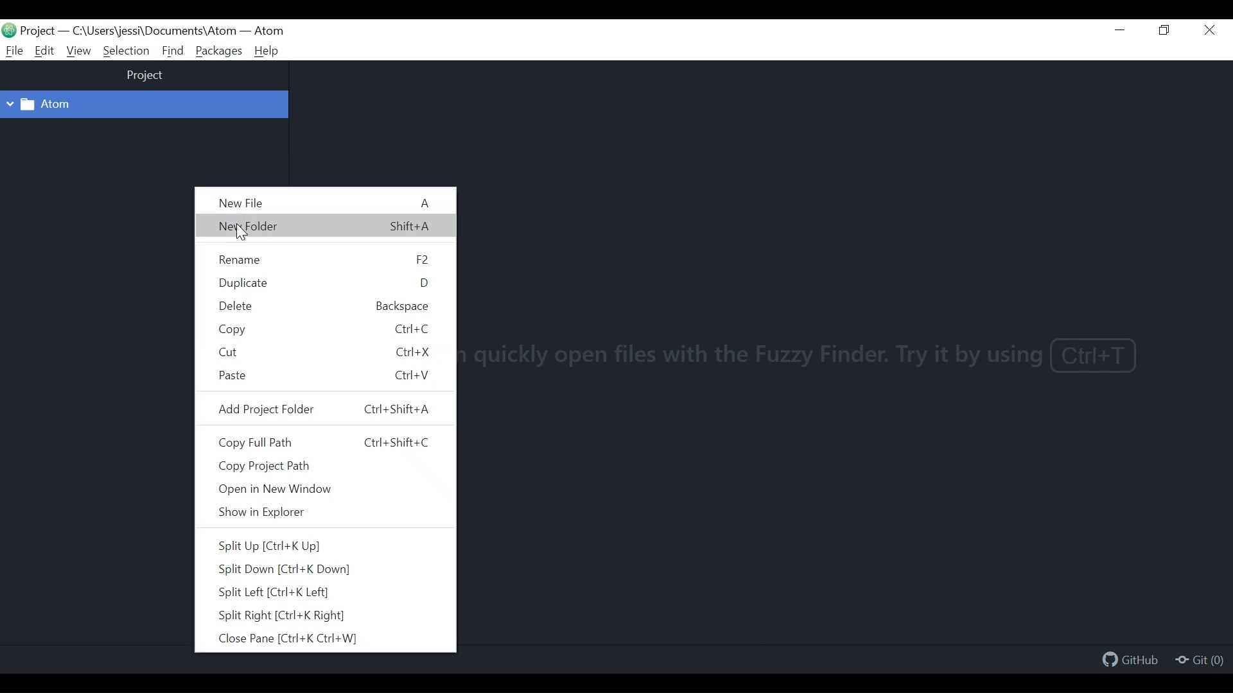  Describe the element at coordinates (240, 233) in the screenshot. I see `Cursor` at that location.